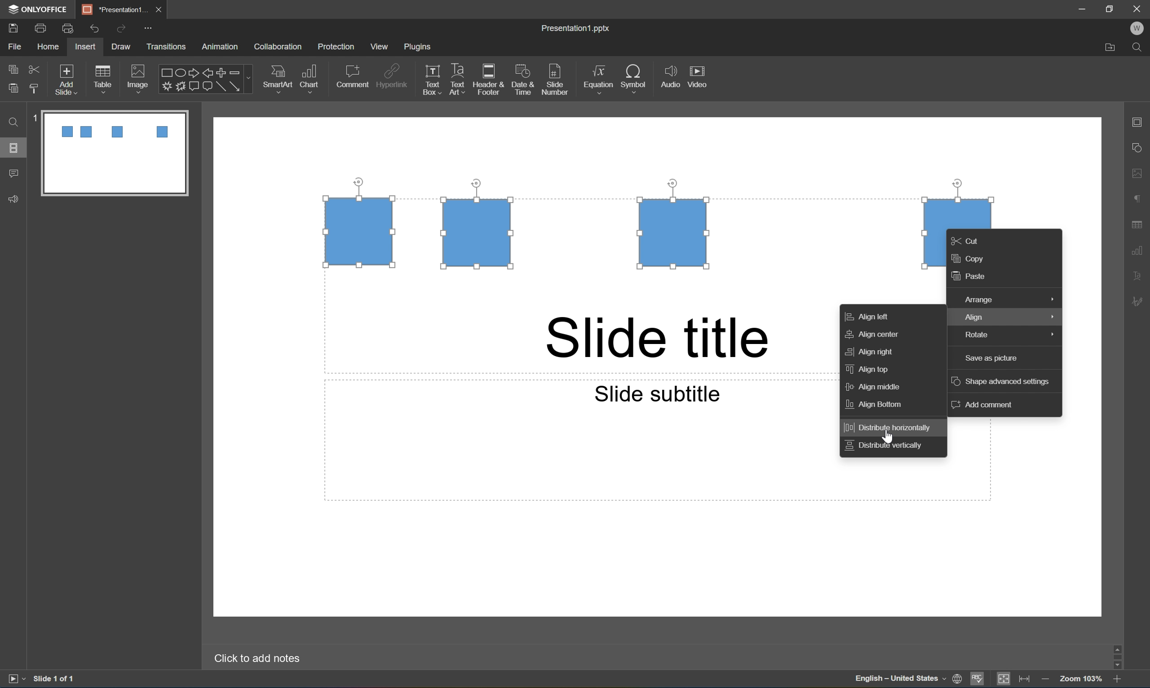 This screenshot has height=688, width=1150. Describe the element at coordinates (14, 89) in the screenshot. I see `paste` at that location.